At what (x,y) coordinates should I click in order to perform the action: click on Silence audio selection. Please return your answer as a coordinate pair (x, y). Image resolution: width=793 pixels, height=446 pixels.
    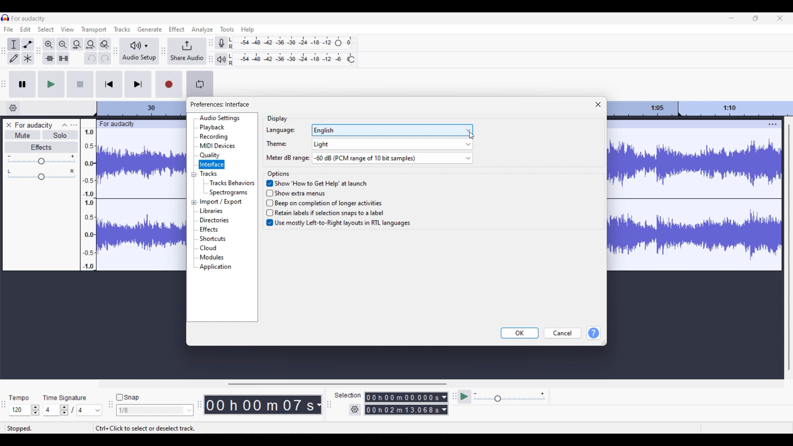
    Looking at the image, I should click on (64, 58).